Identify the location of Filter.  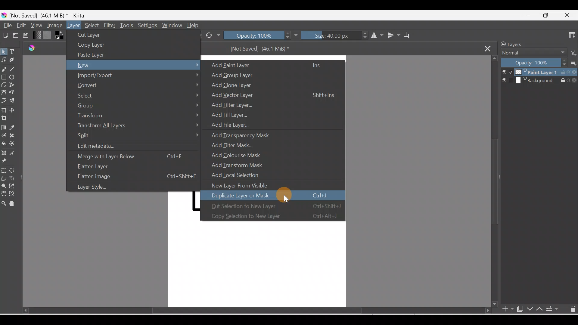
(110, 25).